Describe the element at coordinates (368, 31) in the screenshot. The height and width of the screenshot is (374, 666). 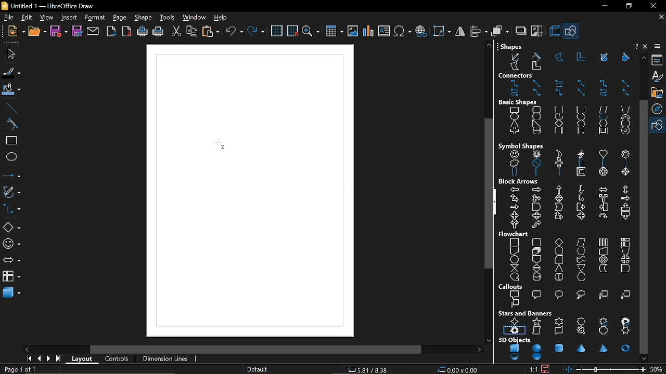
I see `Insert chart` at that location.